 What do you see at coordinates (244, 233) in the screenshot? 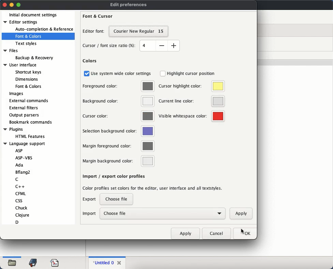
I see `ok` at bounding box center [244, 233].